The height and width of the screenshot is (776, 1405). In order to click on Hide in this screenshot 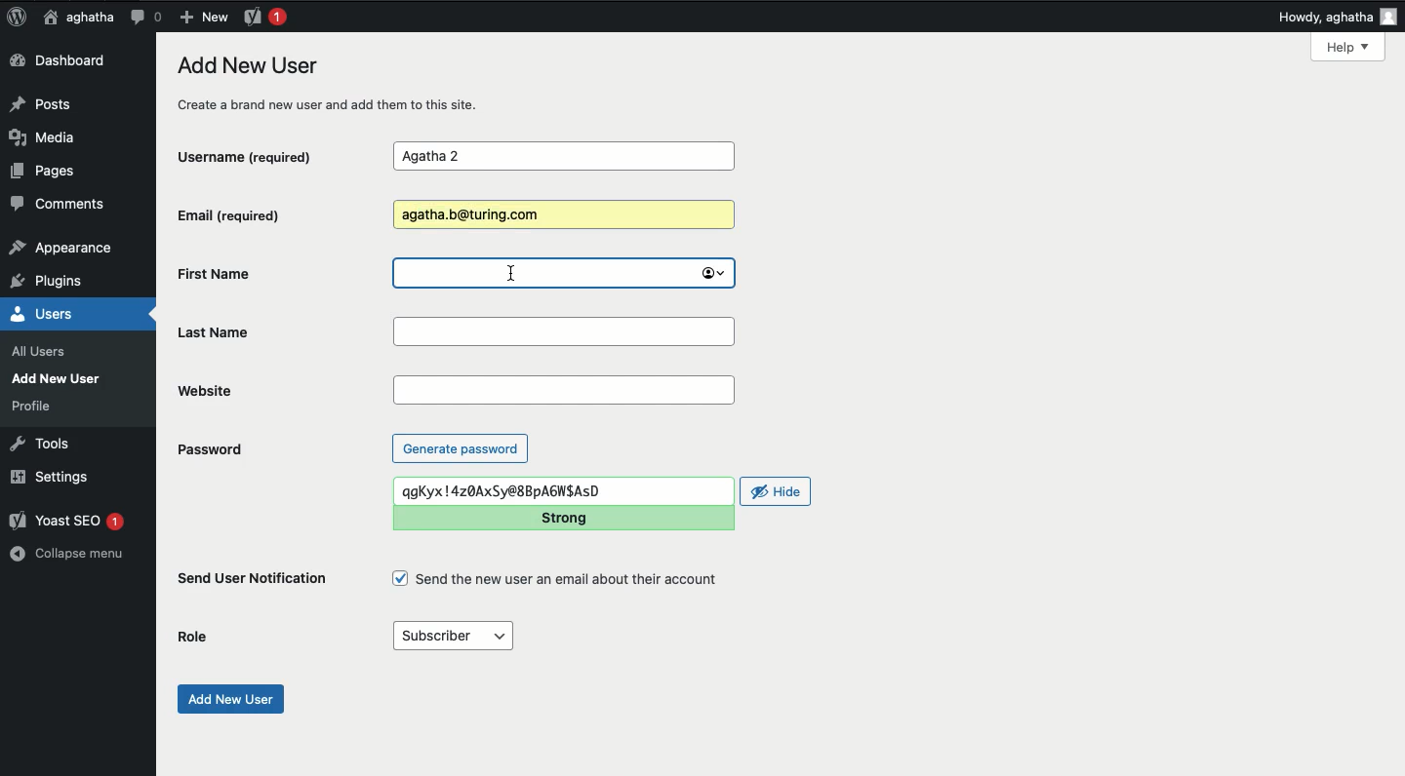, I will do `click(777, 491)`.